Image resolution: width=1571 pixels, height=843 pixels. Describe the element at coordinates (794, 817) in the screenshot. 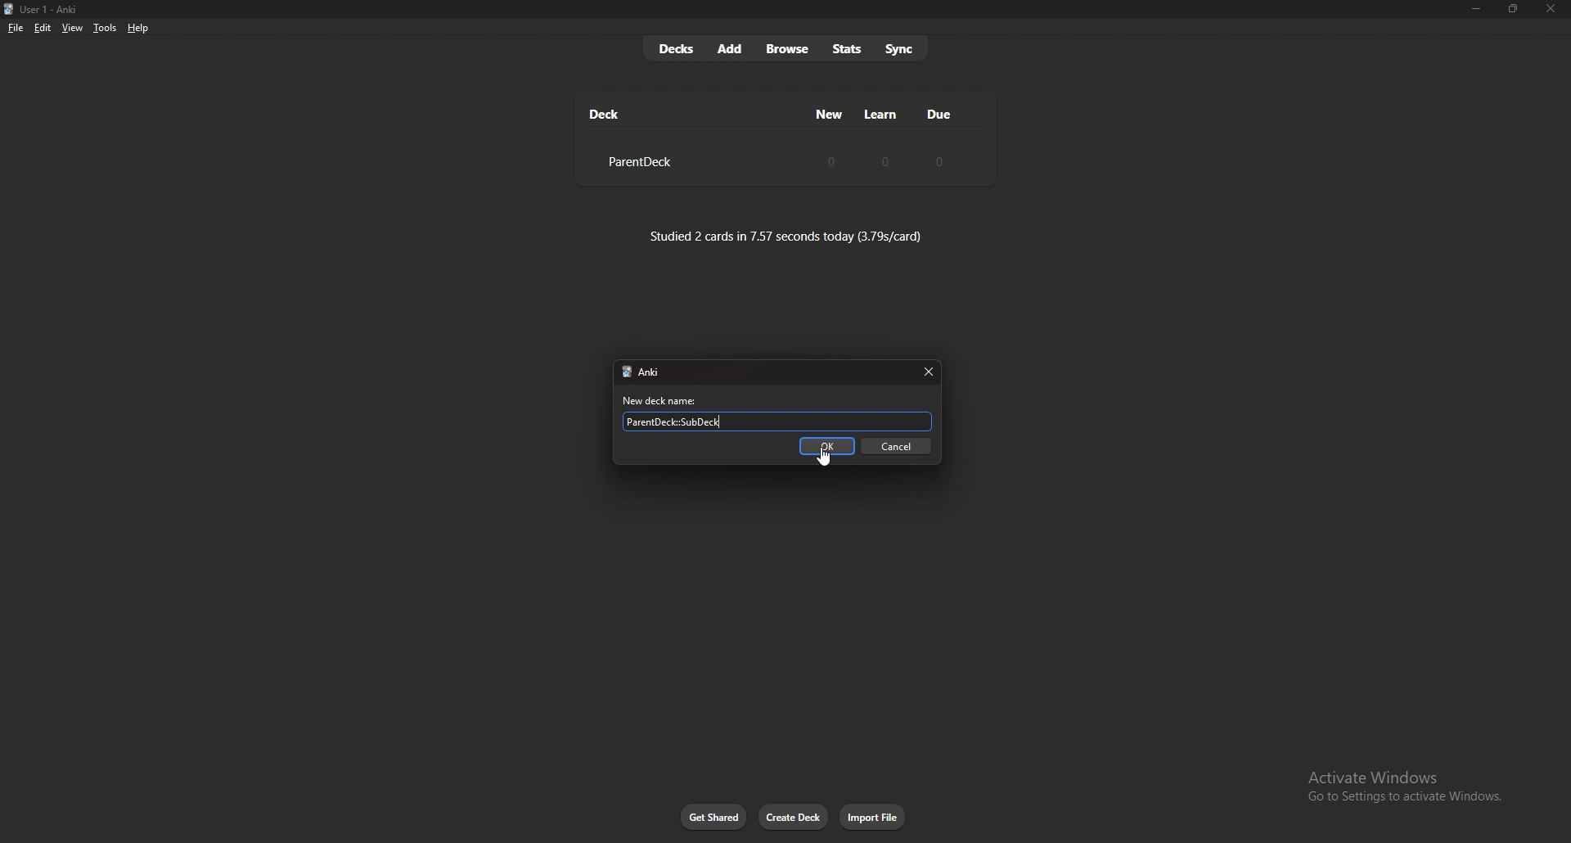

I see `create deck` at that location.